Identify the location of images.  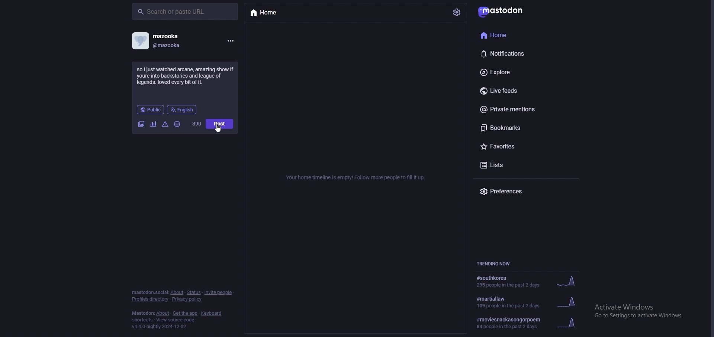
(142, 124).